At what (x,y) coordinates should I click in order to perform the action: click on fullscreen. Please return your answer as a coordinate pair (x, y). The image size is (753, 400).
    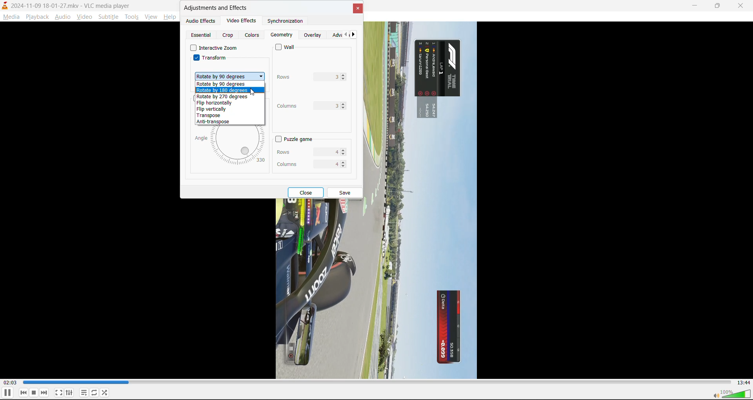
    Looking at the image, I should click on (59, 393).